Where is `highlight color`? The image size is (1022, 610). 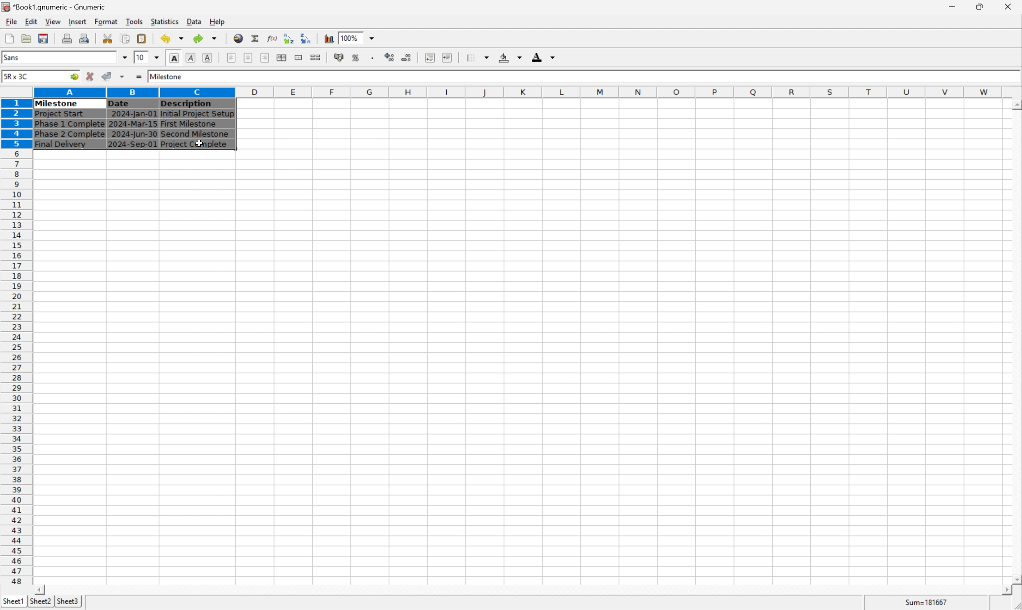 highlight color is located at coordinates (508, 56).